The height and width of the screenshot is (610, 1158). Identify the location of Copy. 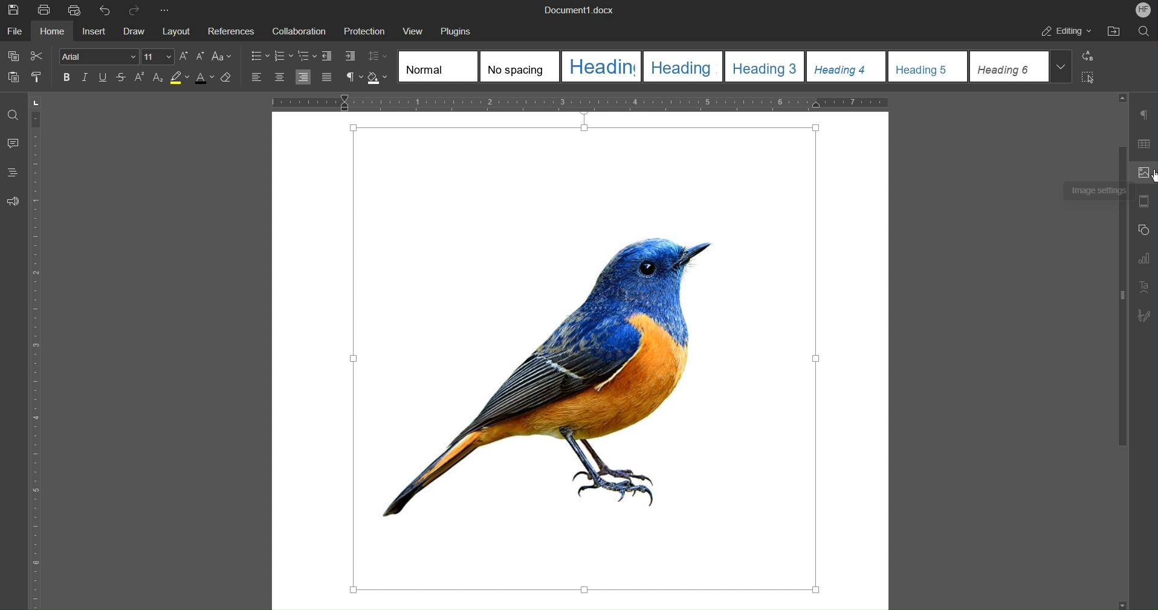
(12, 56).